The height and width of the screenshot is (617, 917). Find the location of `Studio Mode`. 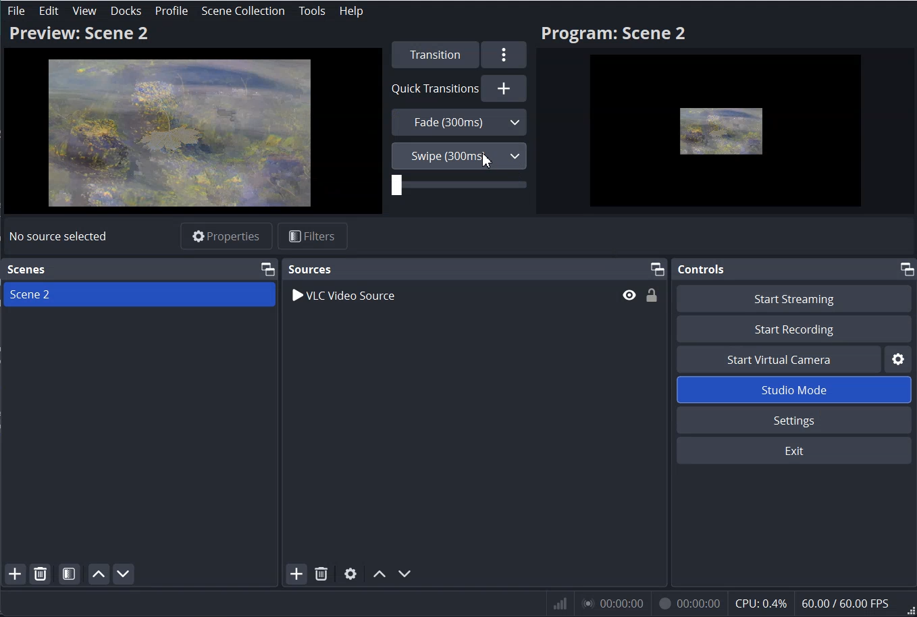

Studio Mode is located at coordinates (796, 389).